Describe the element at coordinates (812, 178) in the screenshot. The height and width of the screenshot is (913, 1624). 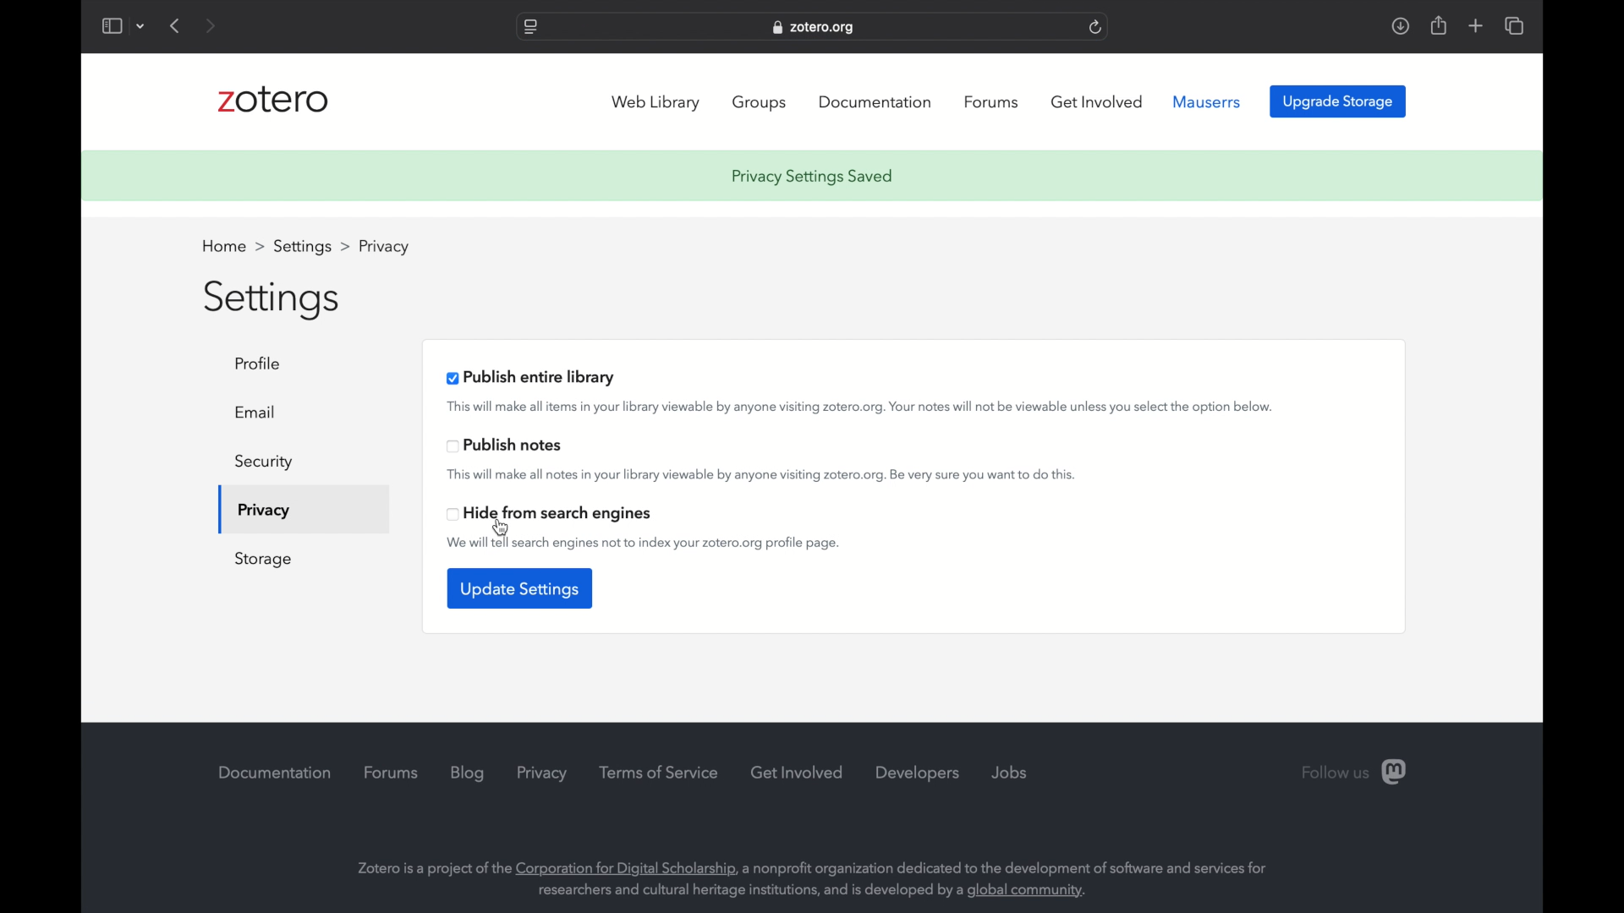
I see `privacy settings saved` at that location.